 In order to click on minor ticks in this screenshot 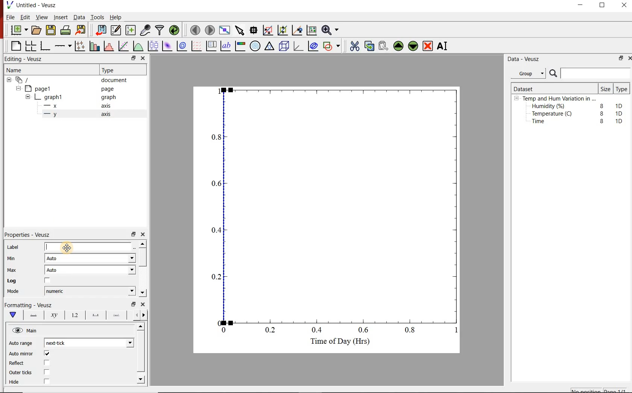, I will do `click(117, 315)`.